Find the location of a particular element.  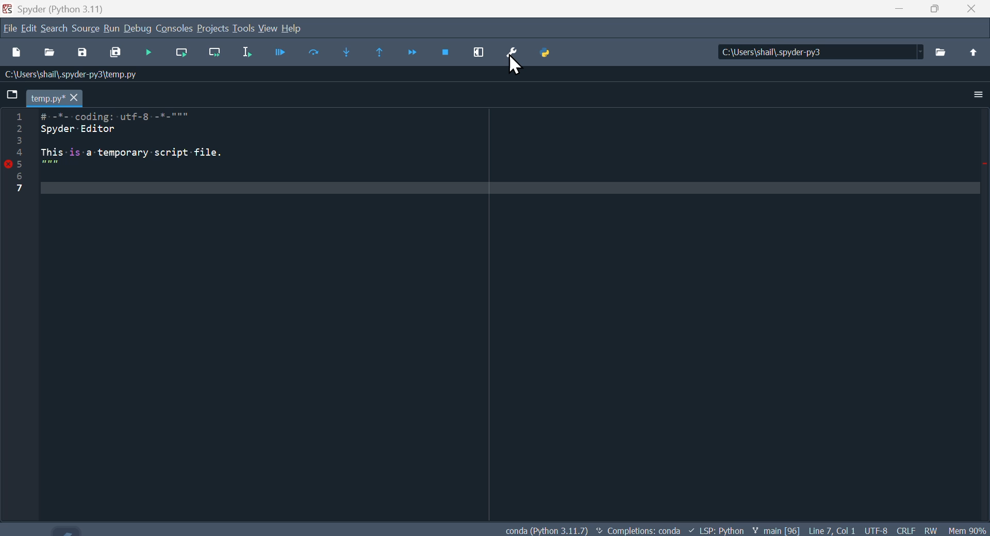

Debug file is located at coordinates (147, 53).